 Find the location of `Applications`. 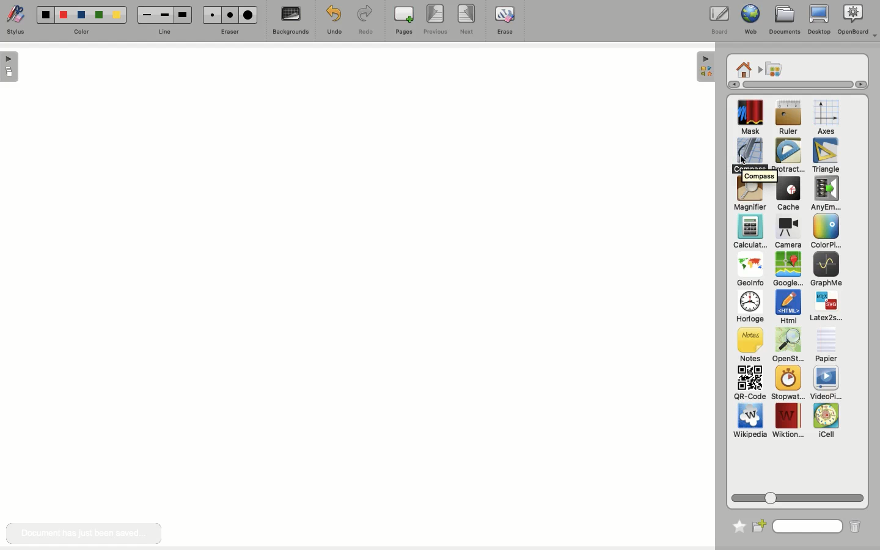

Applications is located at coordinates (774, 70).